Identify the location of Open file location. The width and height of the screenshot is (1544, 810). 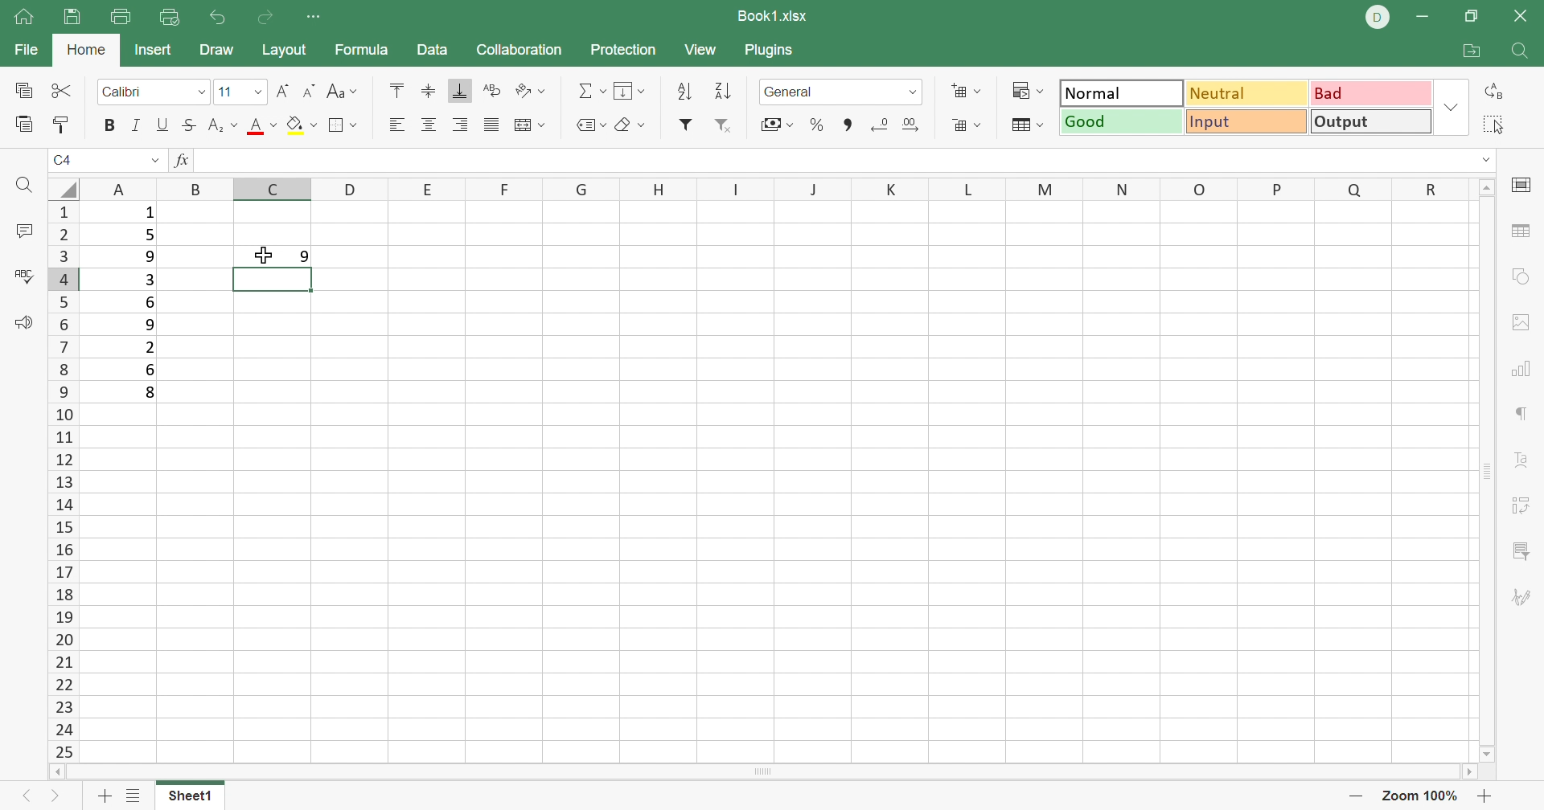
(1476, 49).